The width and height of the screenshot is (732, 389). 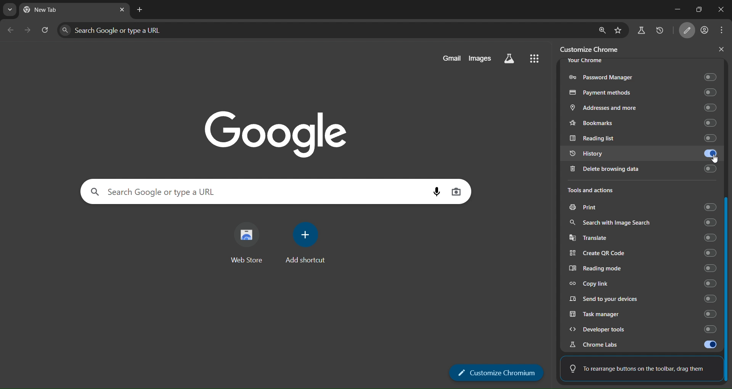 What do you see at coordinates (8, 10) in the screenshot?
I see `search tabs` at bounding box center [8, 10].